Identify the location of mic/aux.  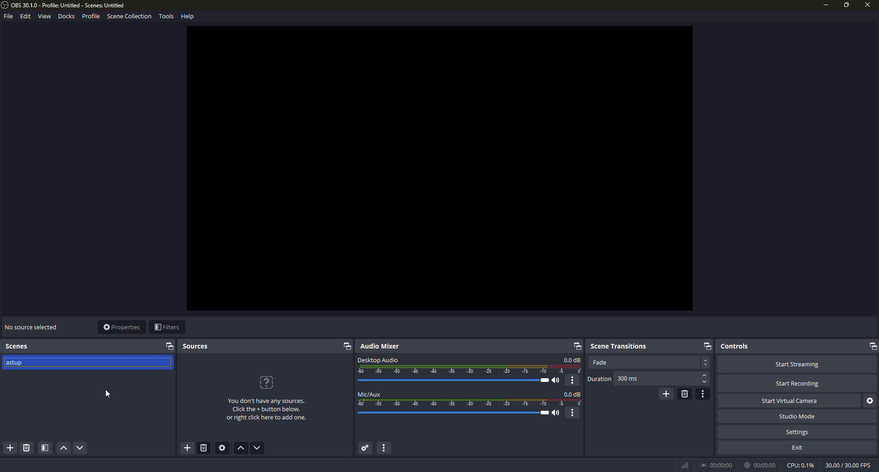
(370, 394).